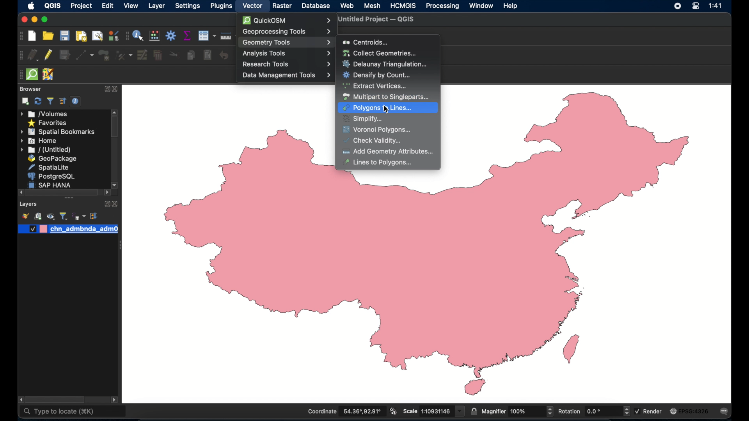 The height and width of the screenshot is (421, 749). Describe the element at coordinates (106, 204) in the screenshot. I see `expand` at that location.